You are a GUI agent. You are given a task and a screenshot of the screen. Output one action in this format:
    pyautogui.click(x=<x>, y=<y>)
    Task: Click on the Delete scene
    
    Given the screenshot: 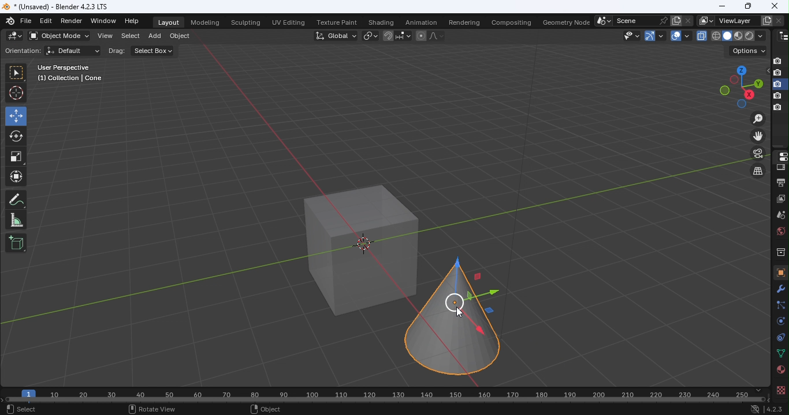 What is the action you would take?
    pyautogui.click(x=687, y=20)
    